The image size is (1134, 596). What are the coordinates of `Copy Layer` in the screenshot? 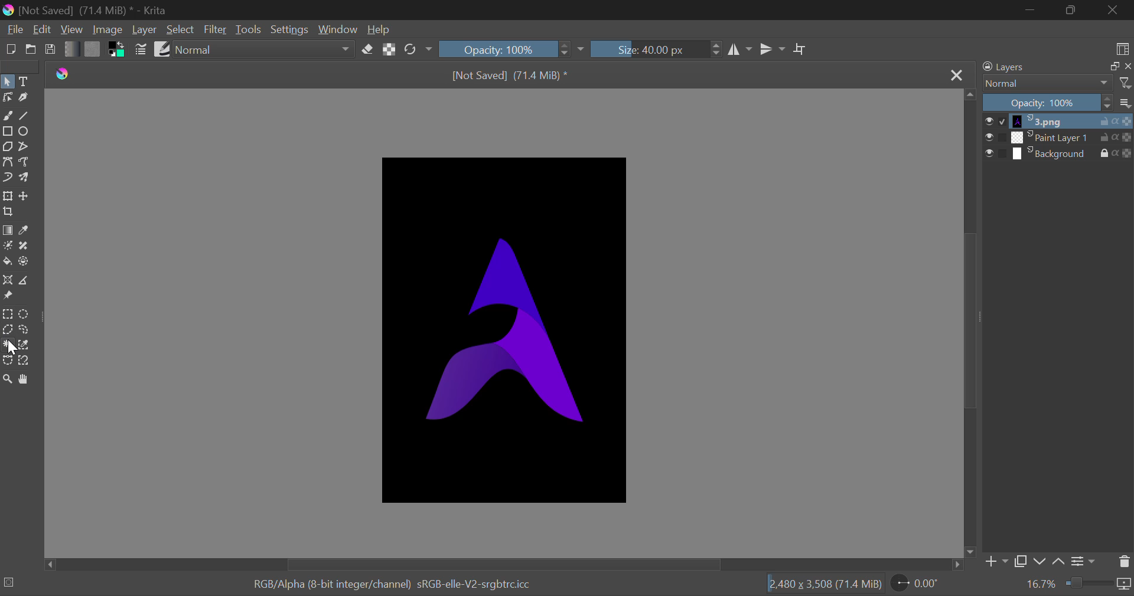 It's located at (1022, 562).